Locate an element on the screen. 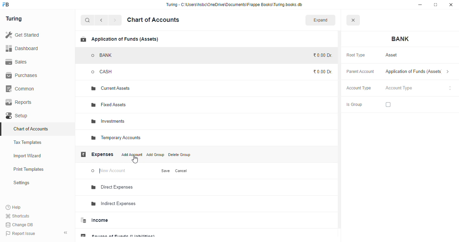 The height and width of the screenshot is (242, 459). ₹0.00 Dr. is located at coordinates (323, 72).